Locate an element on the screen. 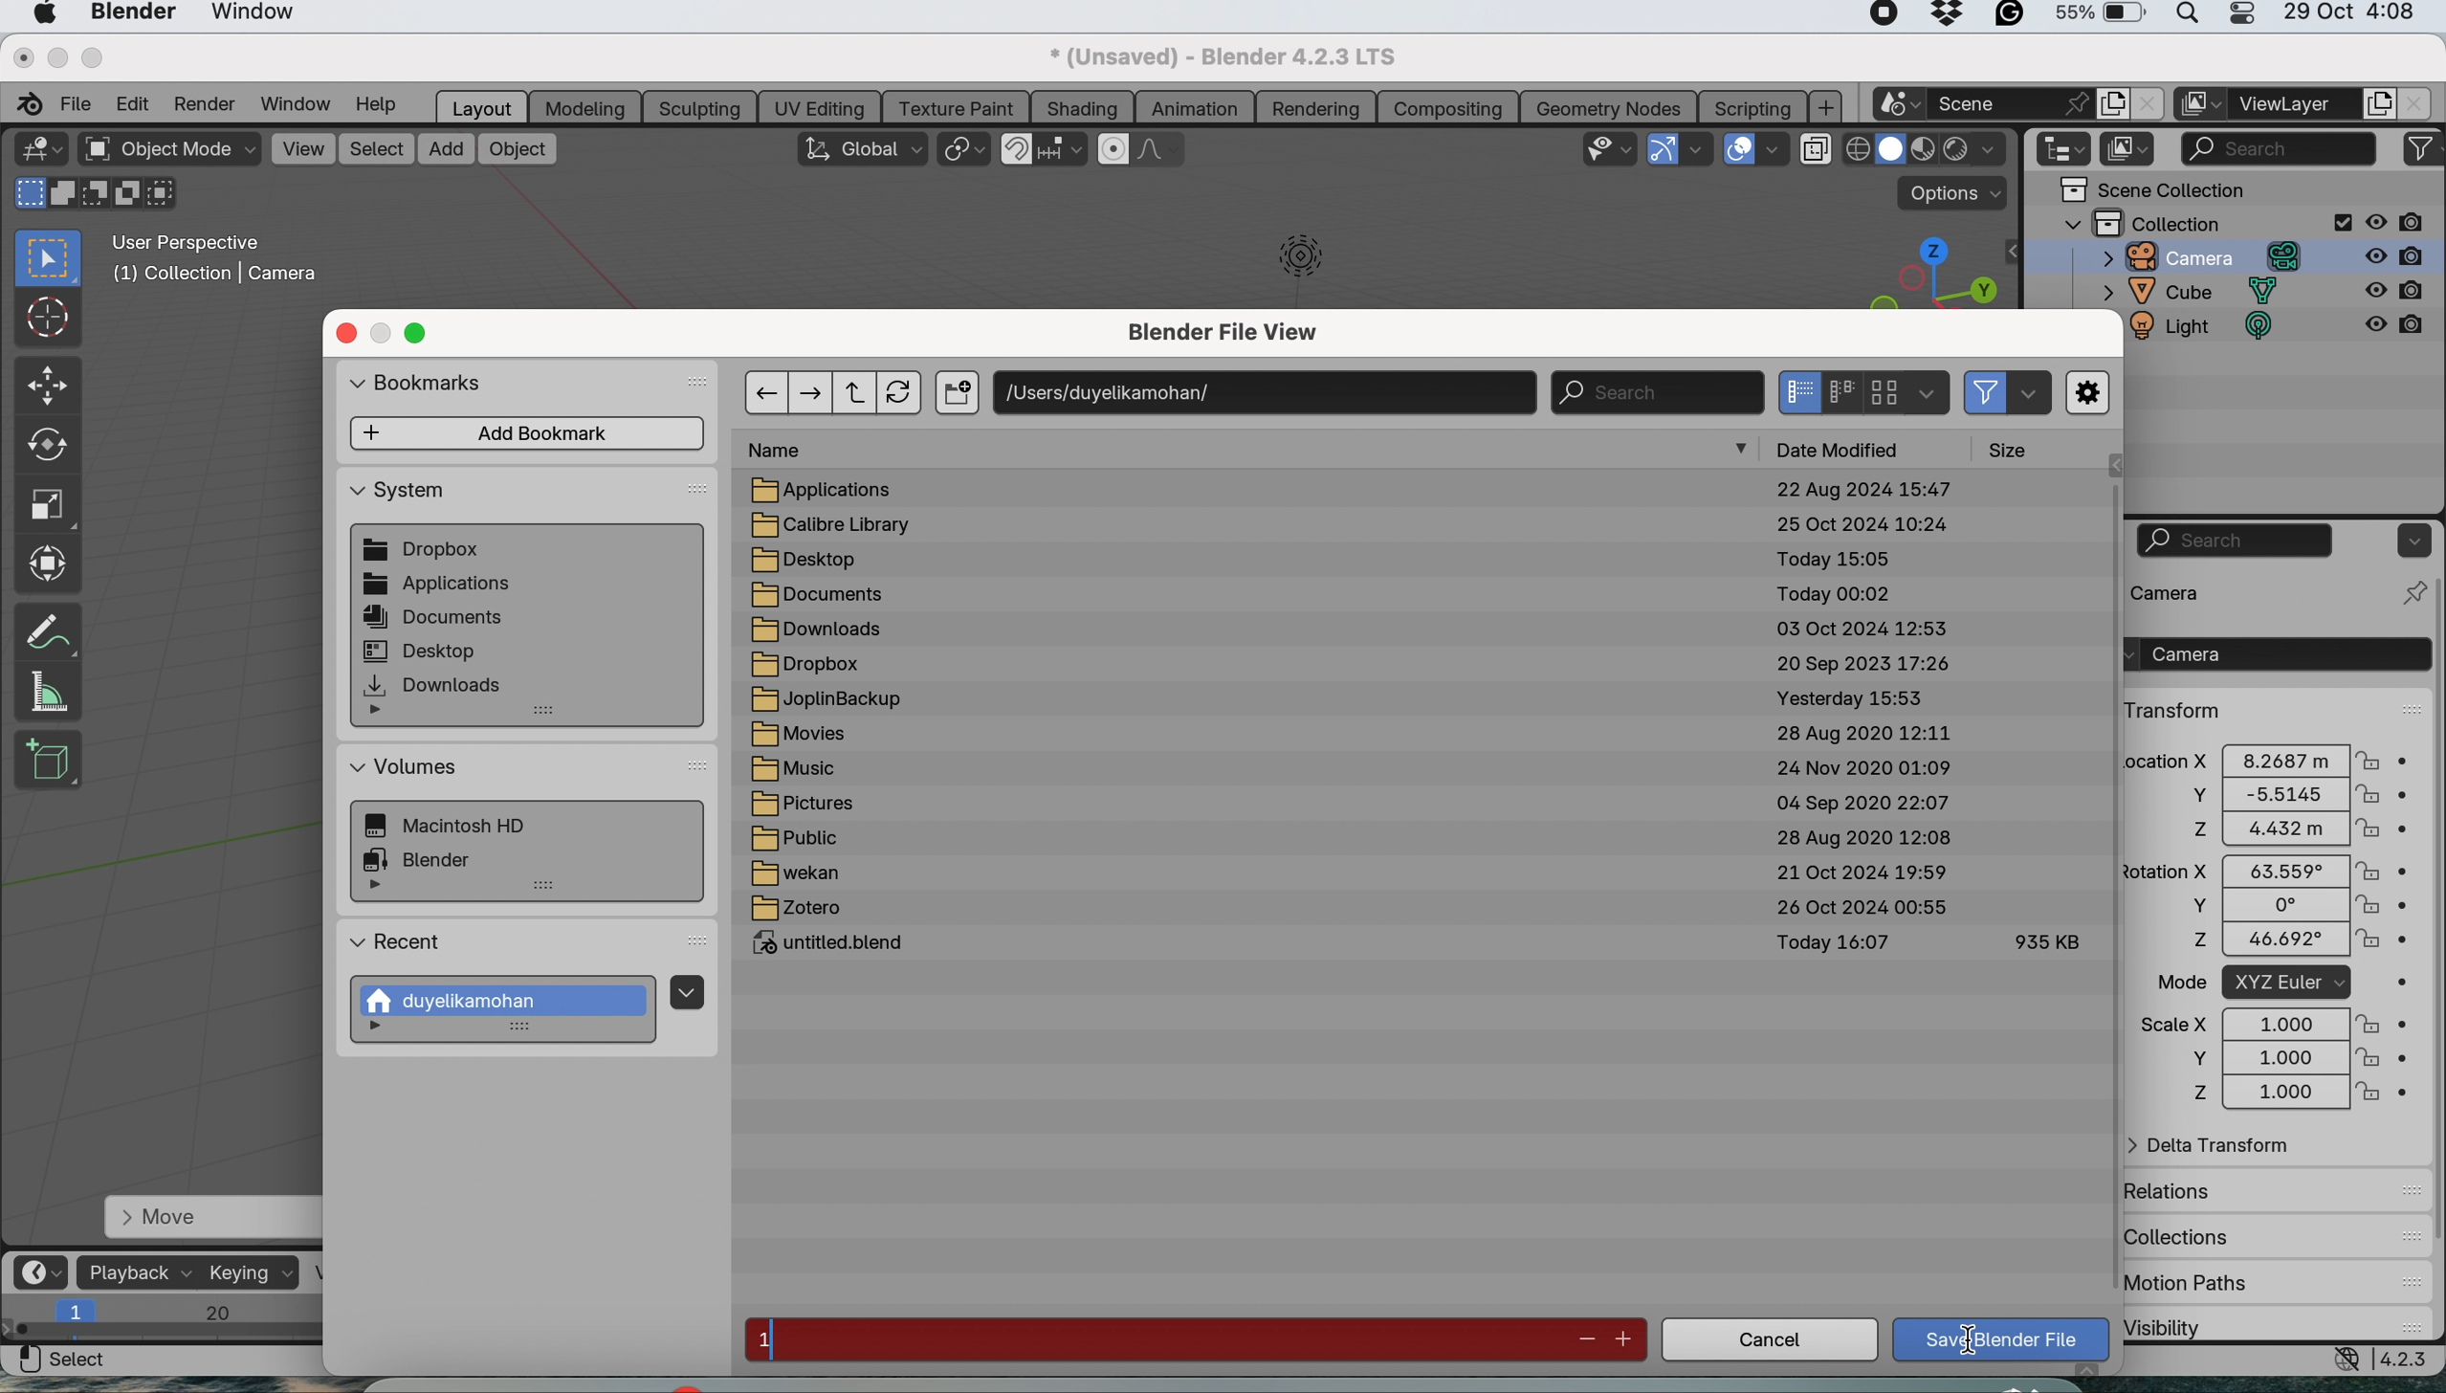 This screenshot has width=2446, height=1393. move is located at coordinates (49, 387).